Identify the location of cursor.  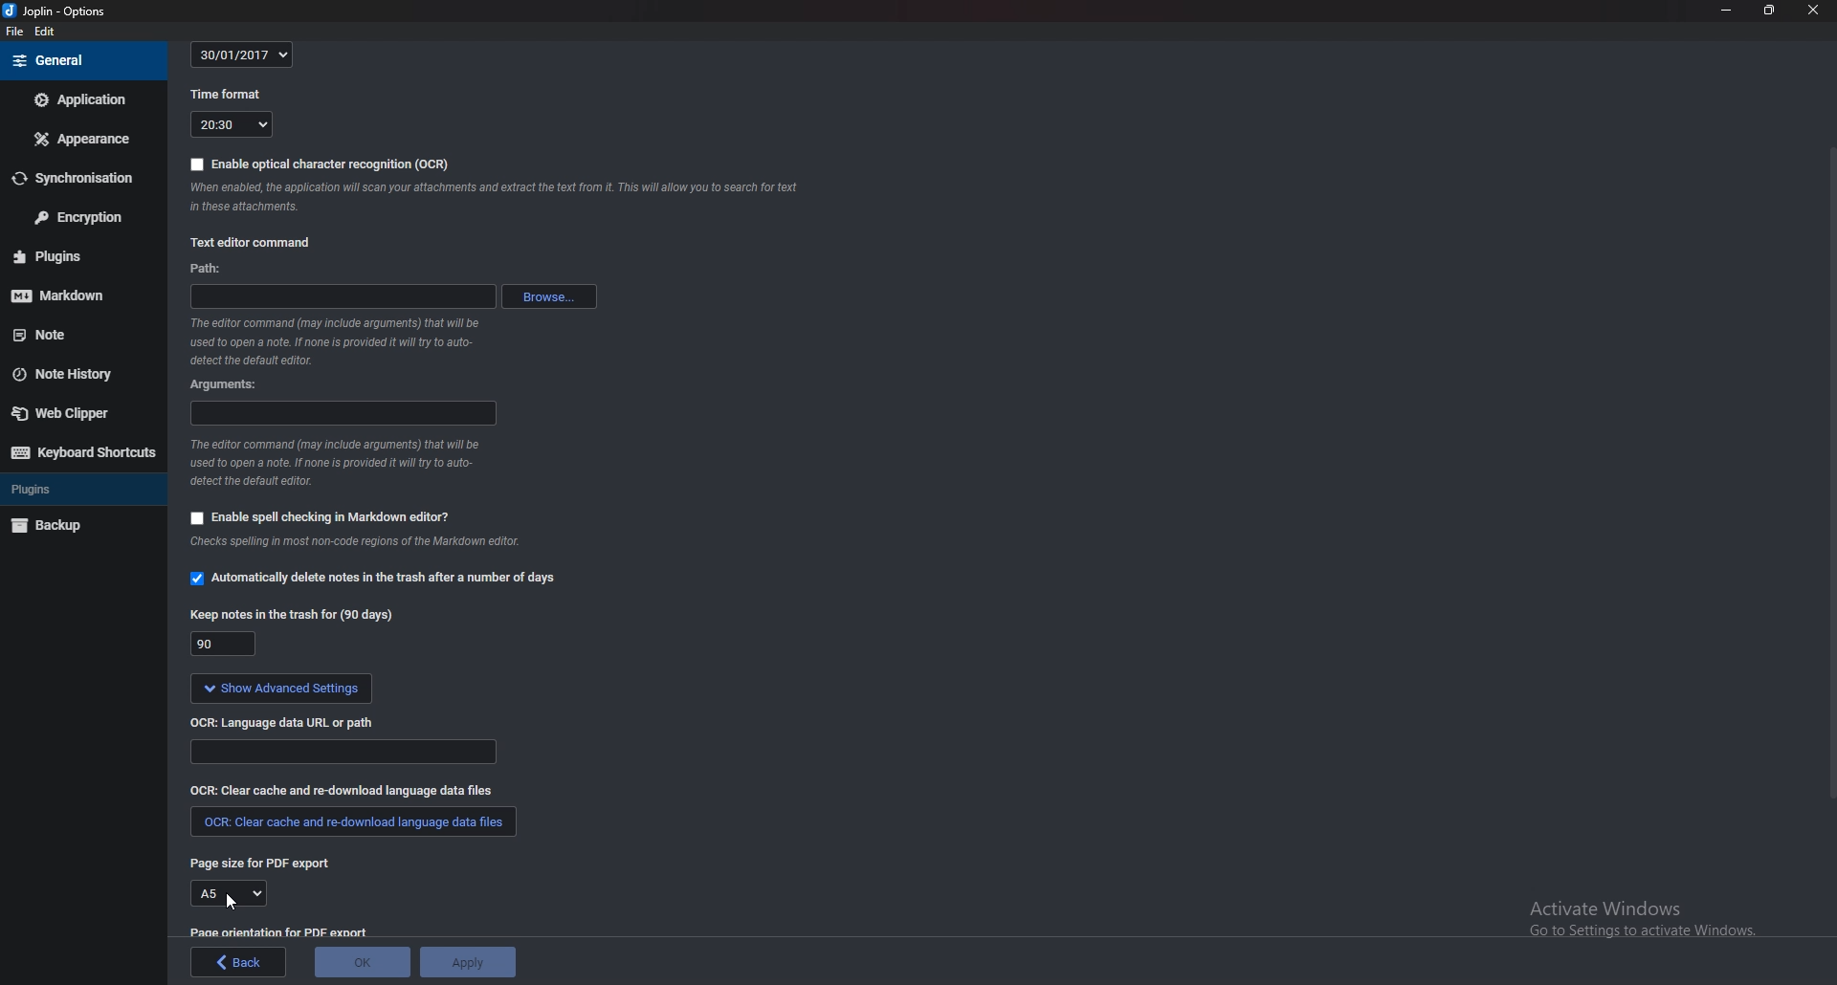
(231, 901).